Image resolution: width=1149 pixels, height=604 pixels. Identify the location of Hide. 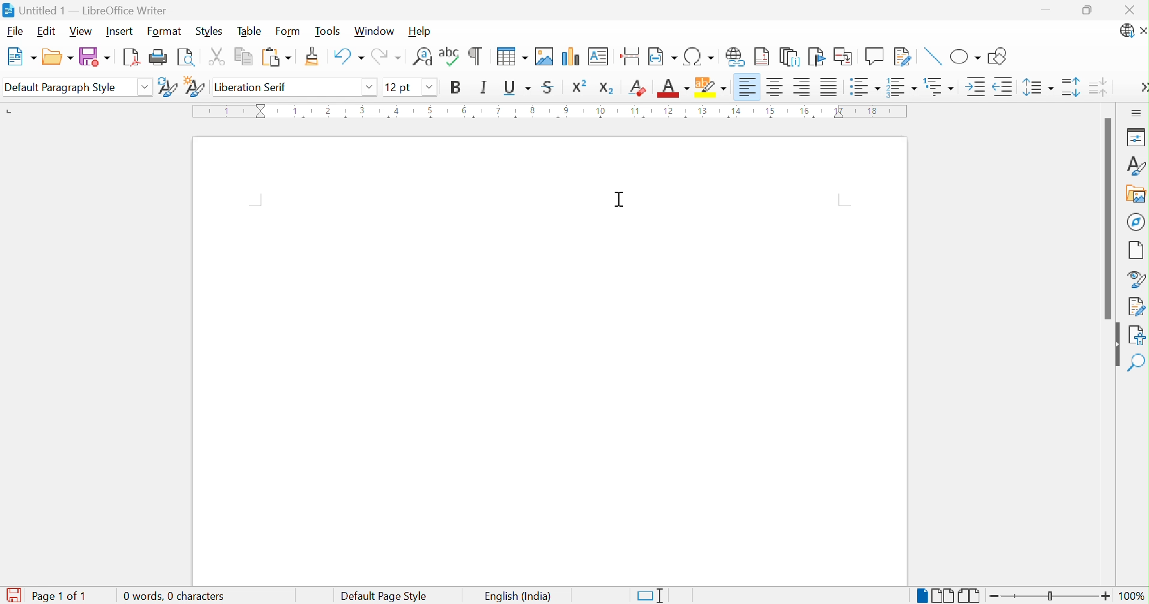
(1114, 345).